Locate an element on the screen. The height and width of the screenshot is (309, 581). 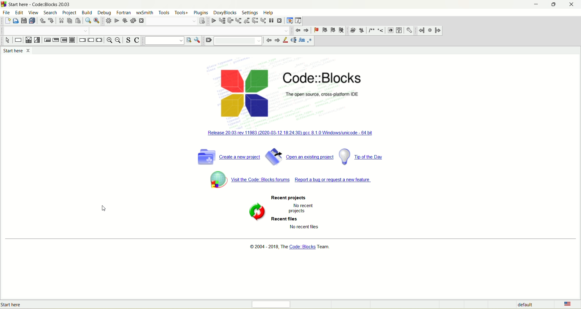
default is located at coordinates (526, 305).